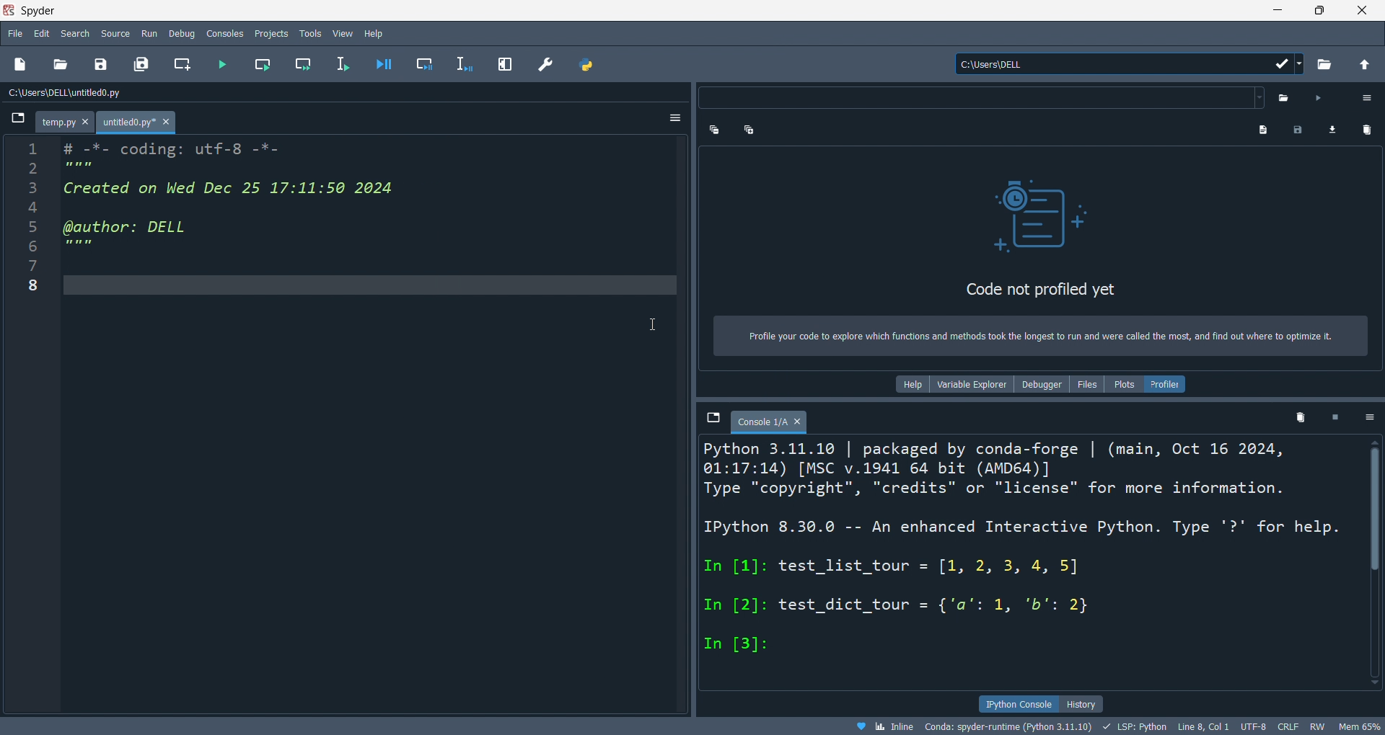  What do you see at coordinates (974, 384) in the screenshot?
I see `variable explorer` at bounding box center [974, 384].